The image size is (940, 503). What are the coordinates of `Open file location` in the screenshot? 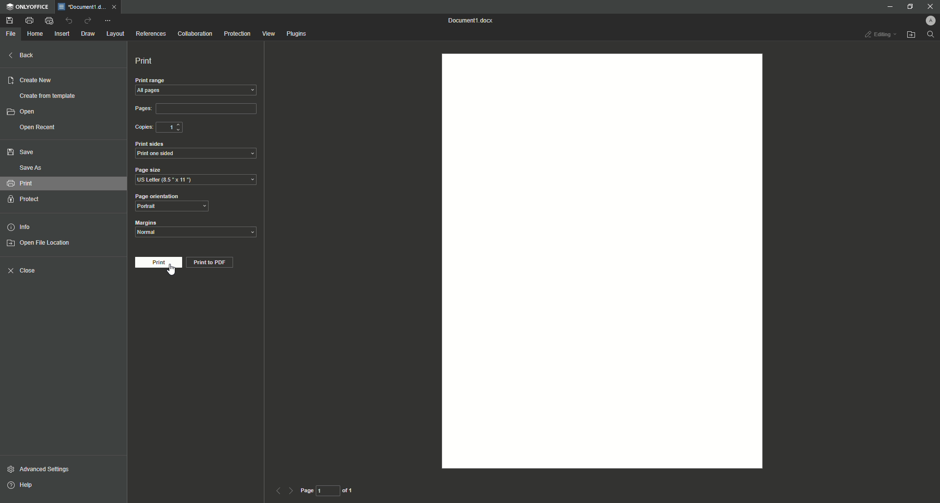 It's located at (912, 35).